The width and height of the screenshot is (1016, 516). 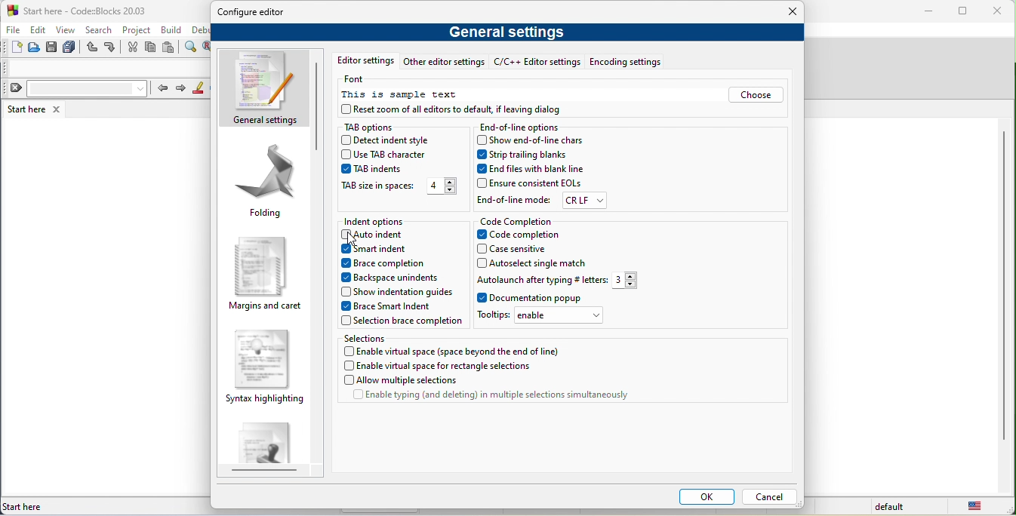 What do you see at coordinates (533, 141) in the screenshot?
I see `show end of line chars` at bounding box center [533, 141].